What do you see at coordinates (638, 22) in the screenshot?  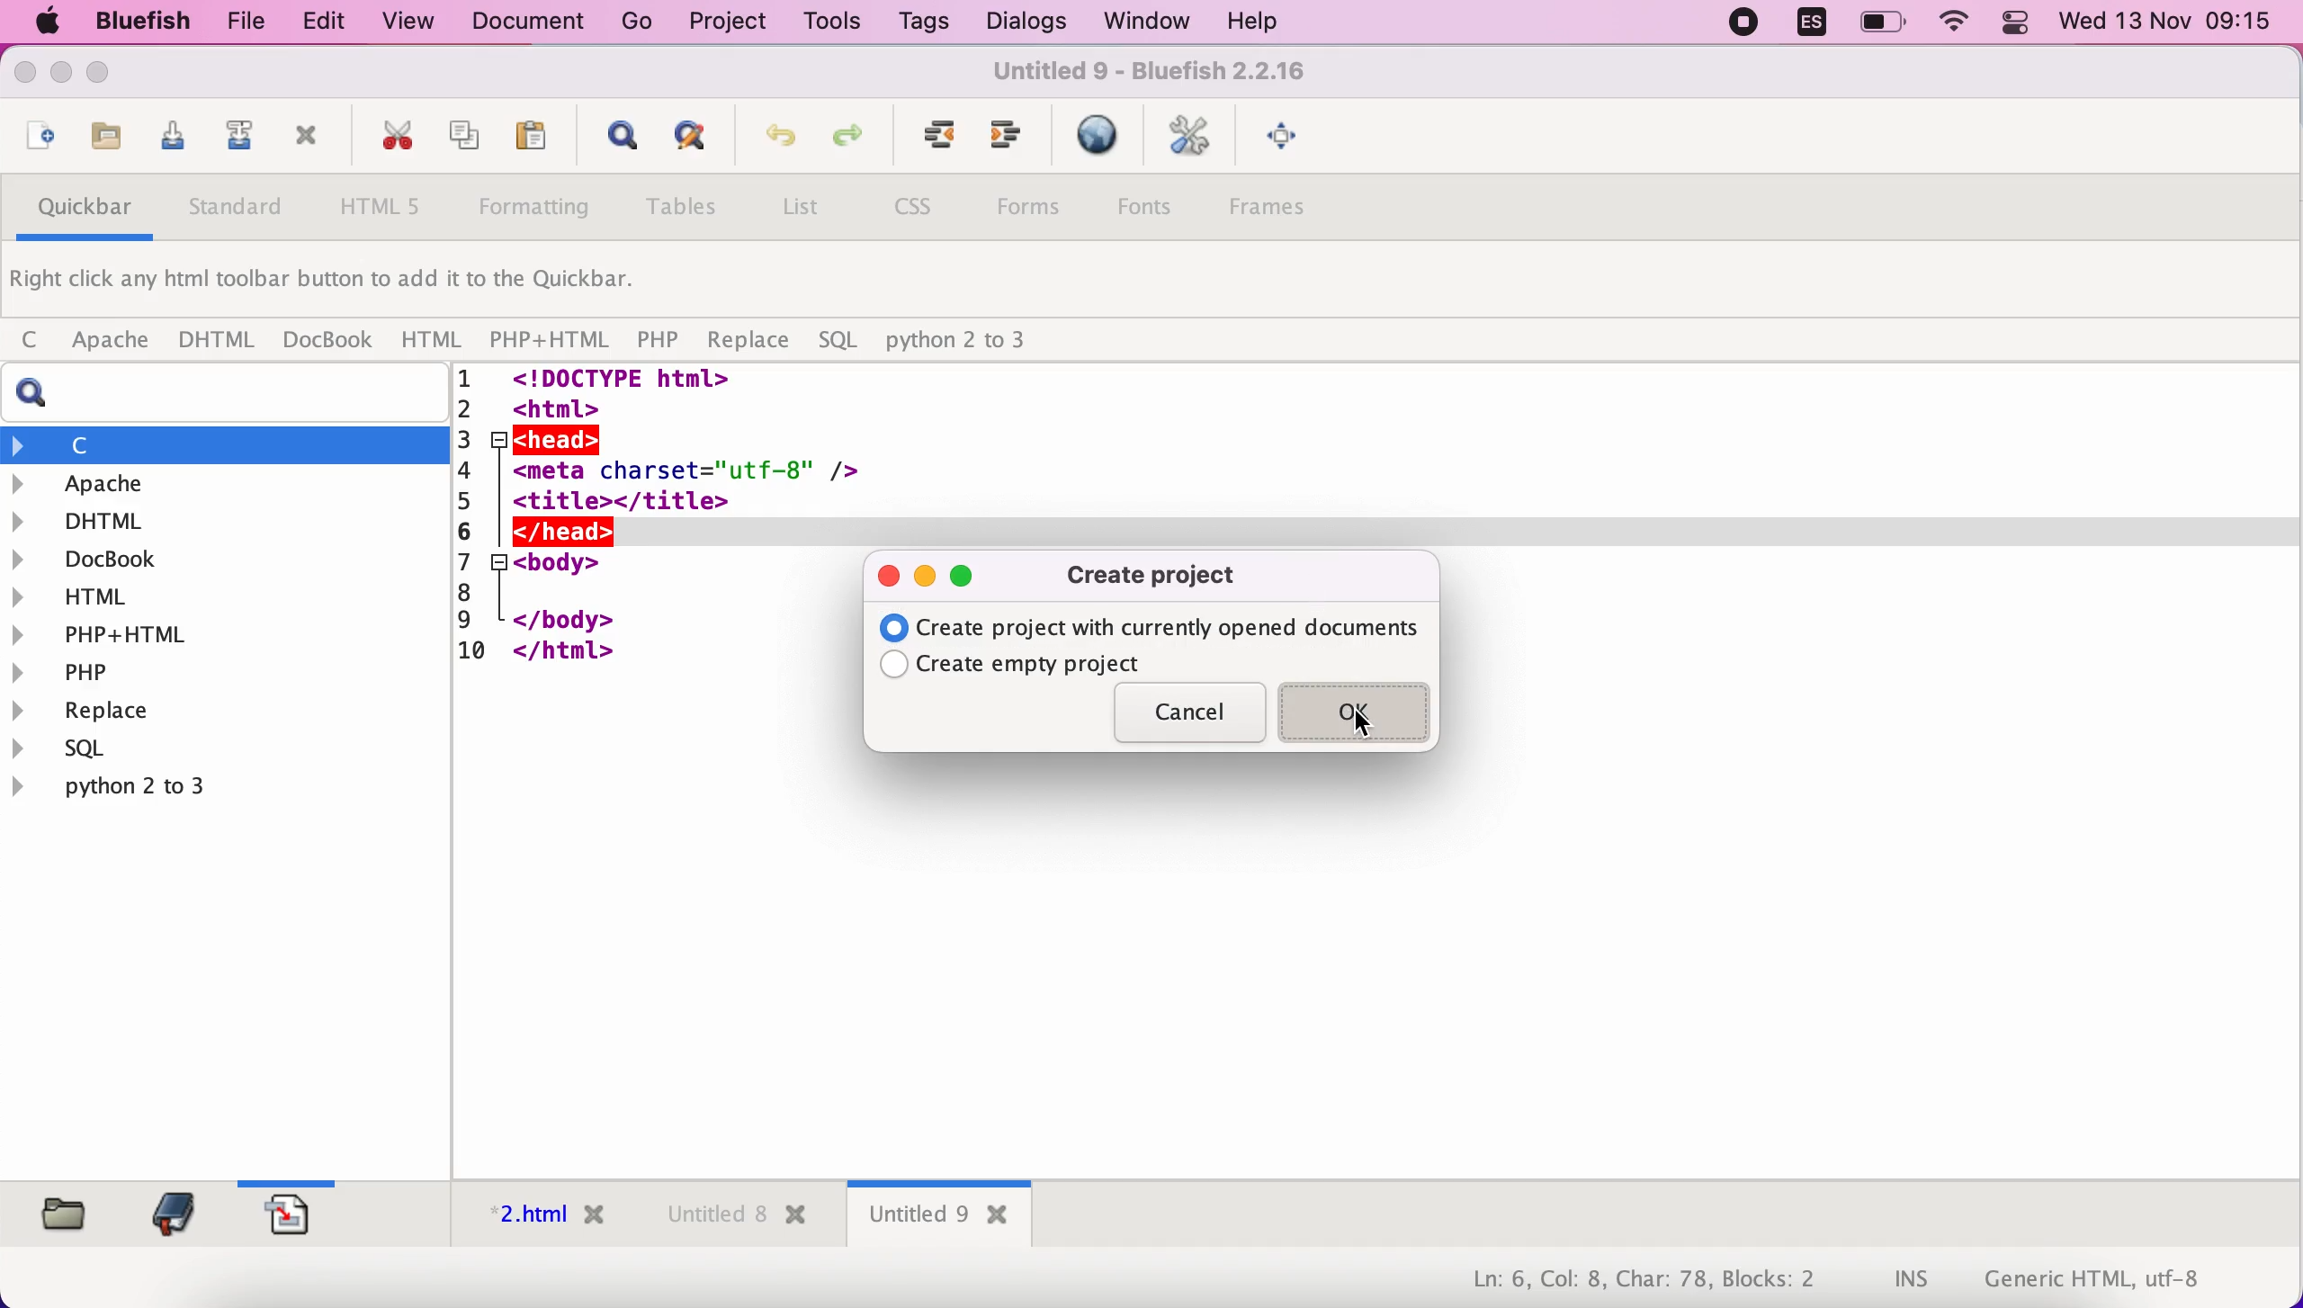 I see `go` at bounding box center [638, 22].